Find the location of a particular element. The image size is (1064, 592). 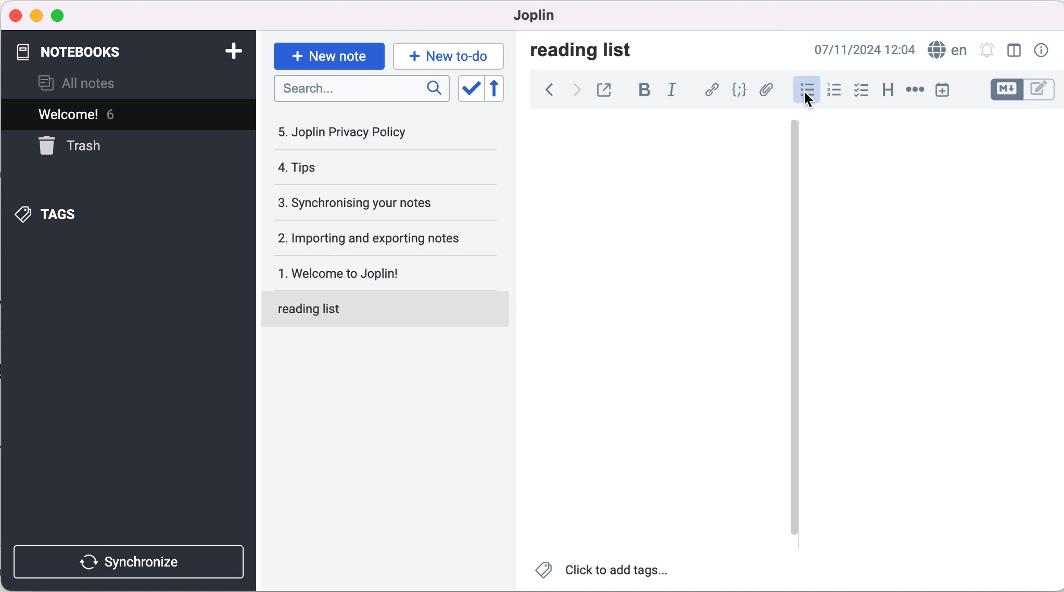

welcome! 6 is located at coordinates (116, 115).